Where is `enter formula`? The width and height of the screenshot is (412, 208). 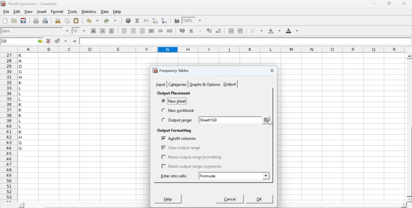
enter formula is located at coordinates (75, 41).